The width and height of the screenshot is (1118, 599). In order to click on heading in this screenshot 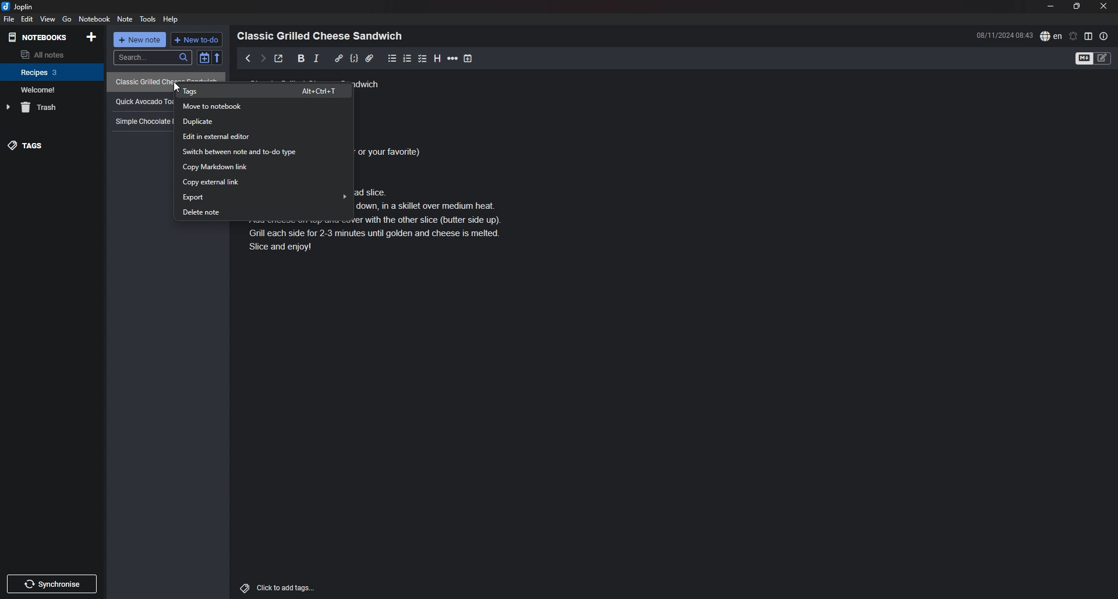, I will do `click(437, 58)`.